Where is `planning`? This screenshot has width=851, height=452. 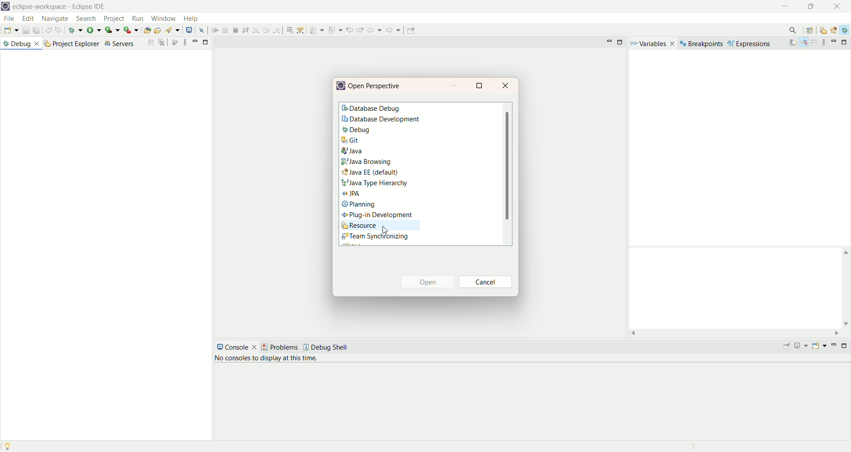 planning is located at coordinates (359, 205).